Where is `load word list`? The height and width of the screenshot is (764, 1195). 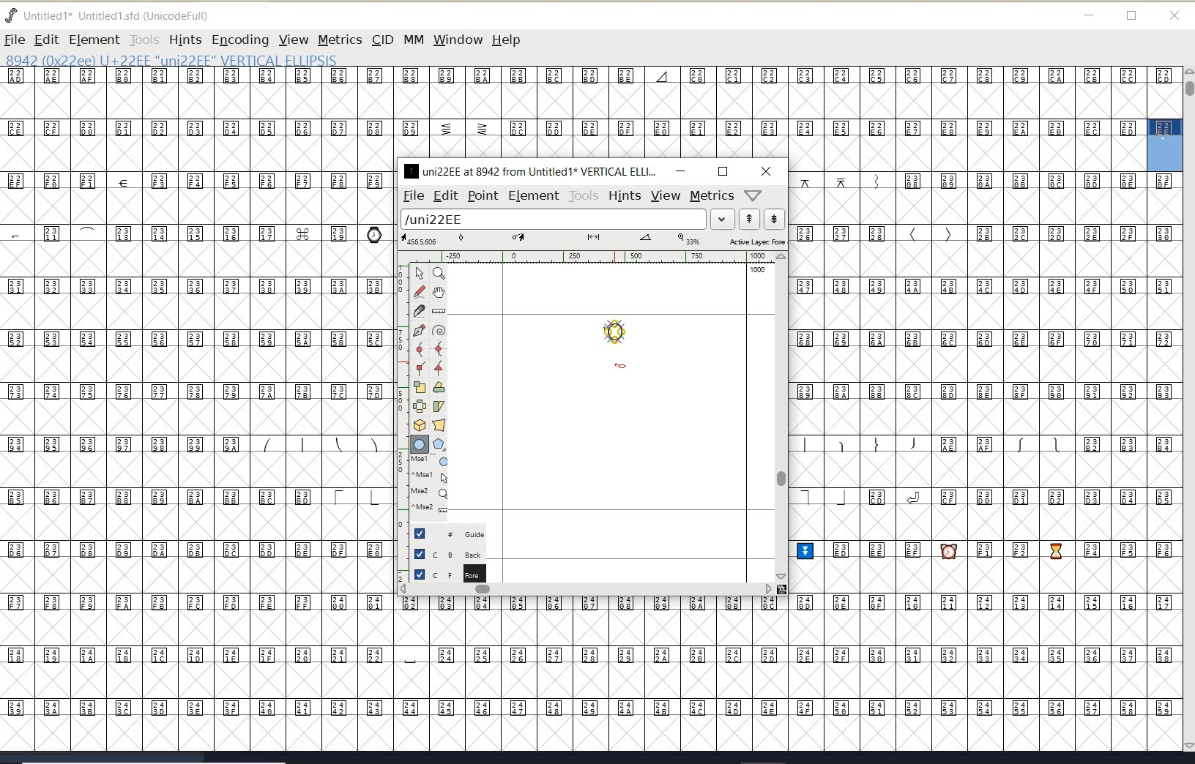
load word list is located at coordinates (565, 220).